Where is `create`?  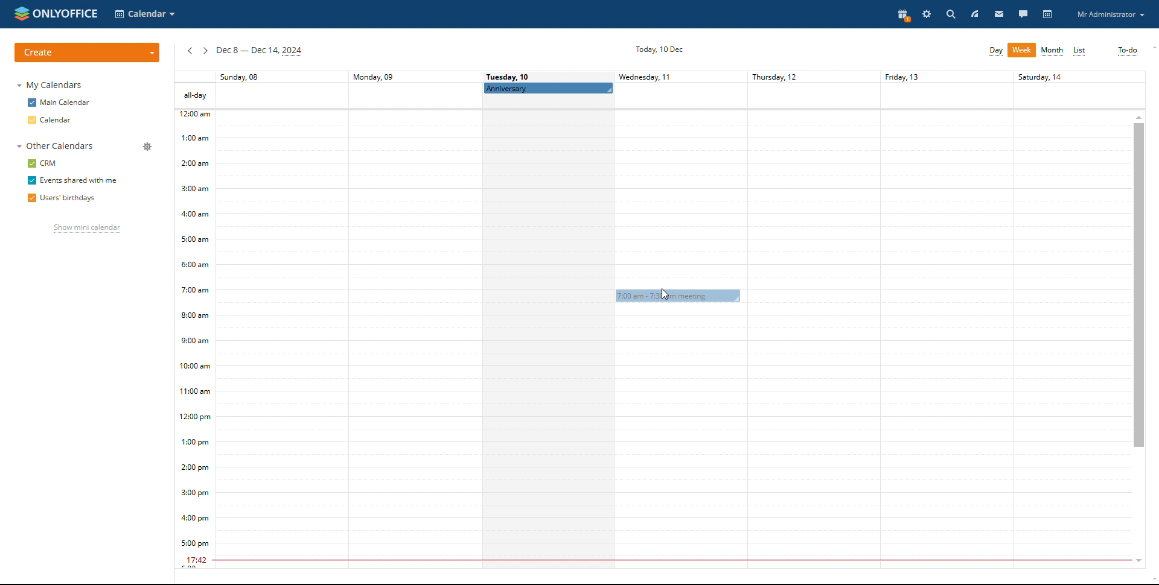 create is located at coordinates (87, 52).